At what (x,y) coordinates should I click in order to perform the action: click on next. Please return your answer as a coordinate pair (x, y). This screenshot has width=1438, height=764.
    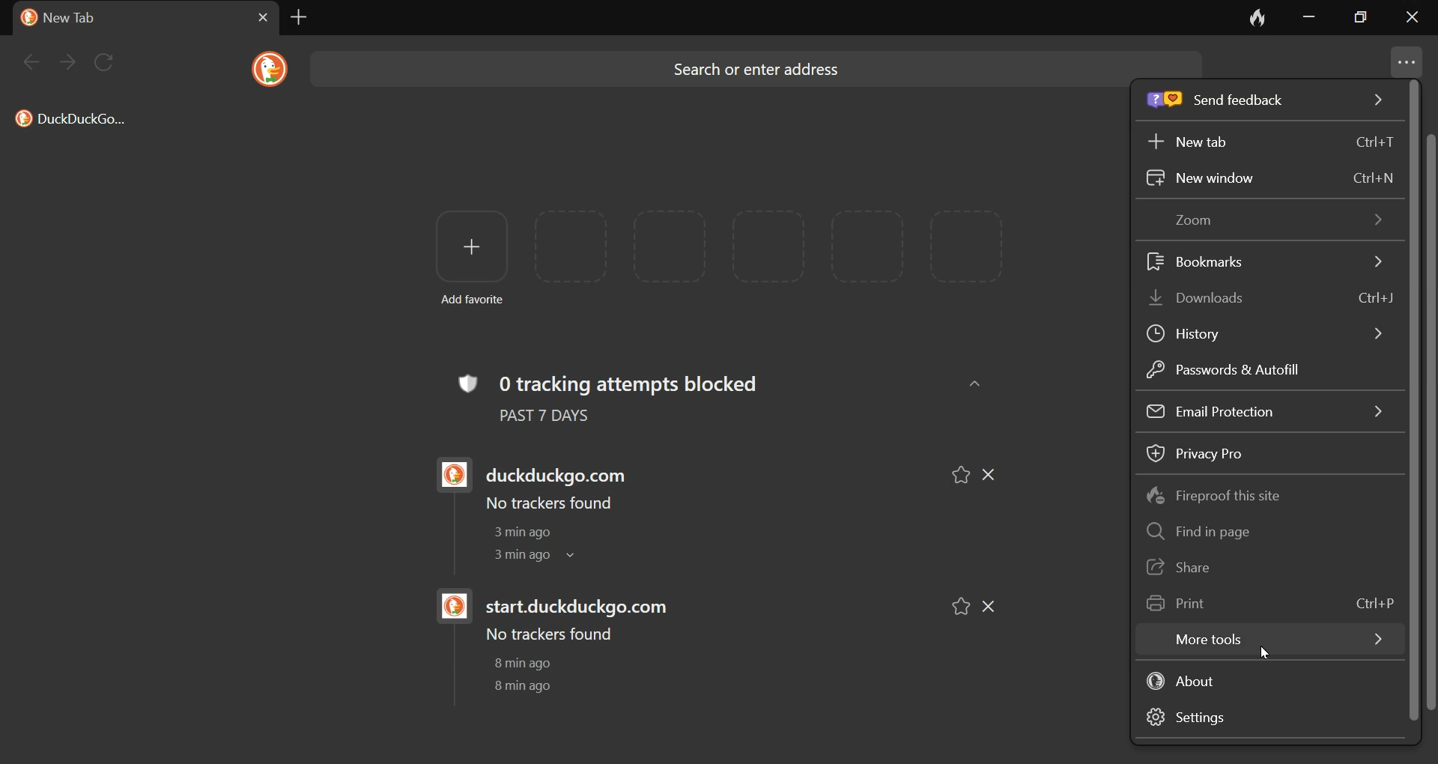
    Looking at the image, I should click on (69, 63).